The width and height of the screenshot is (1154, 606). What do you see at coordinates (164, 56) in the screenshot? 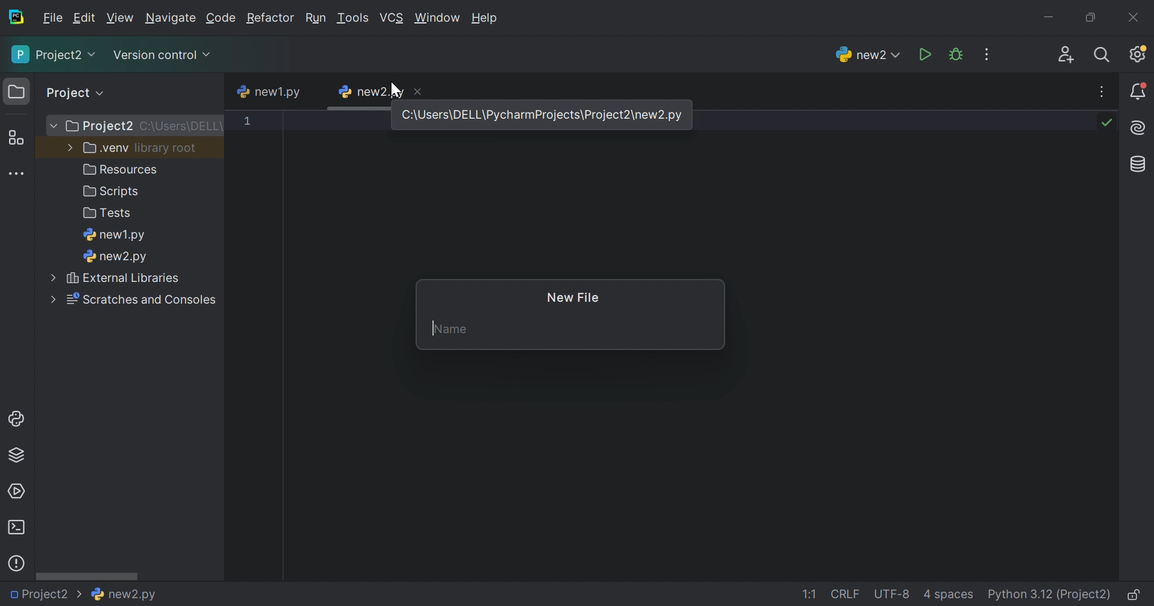
I see `Version control` at bounding box center [164, 56].